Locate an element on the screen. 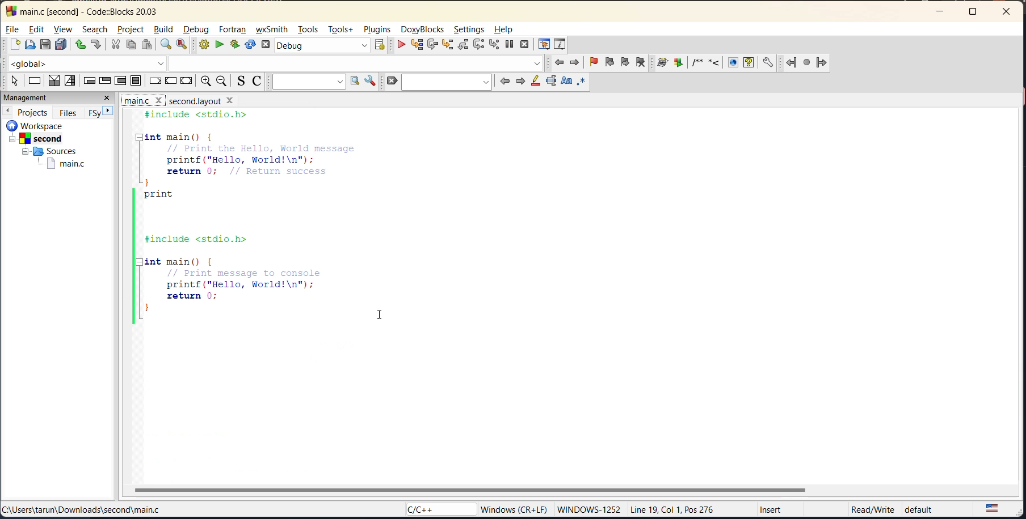  ‘Windows (CR+LF) WINDOWS-1252 is located at coordinates (549, 509).